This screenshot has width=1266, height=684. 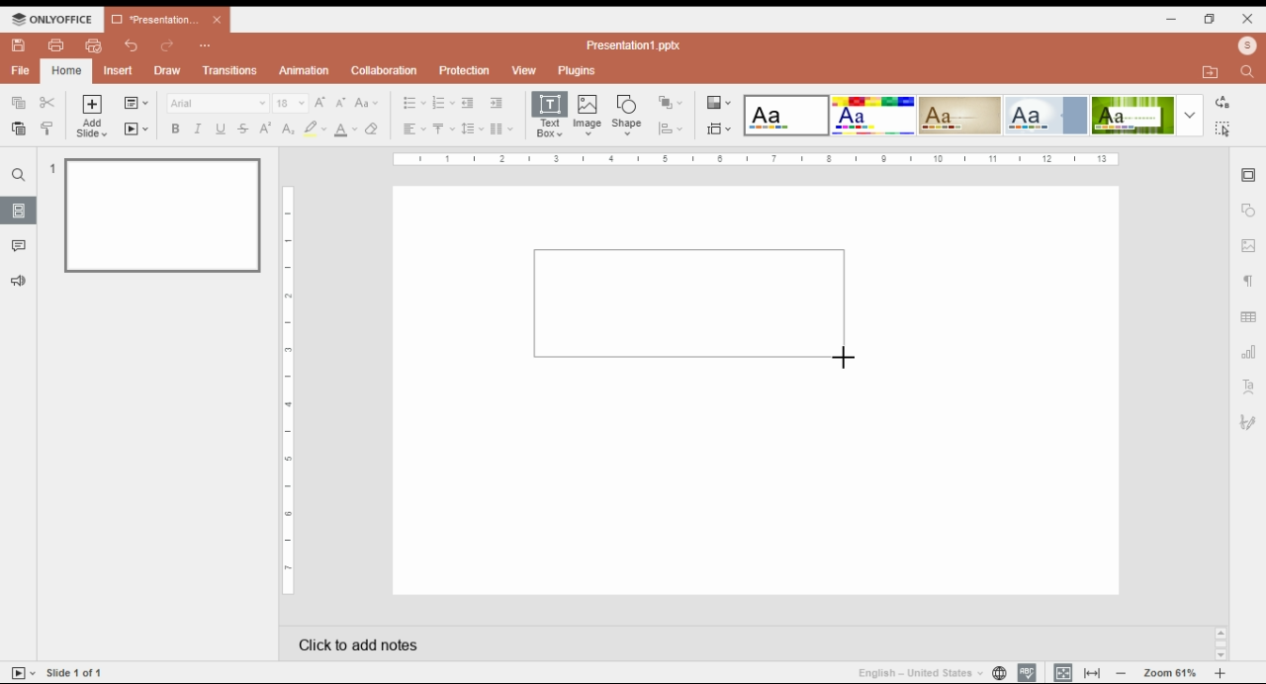 I want to click on increment font size, so click(x=321, y=101).